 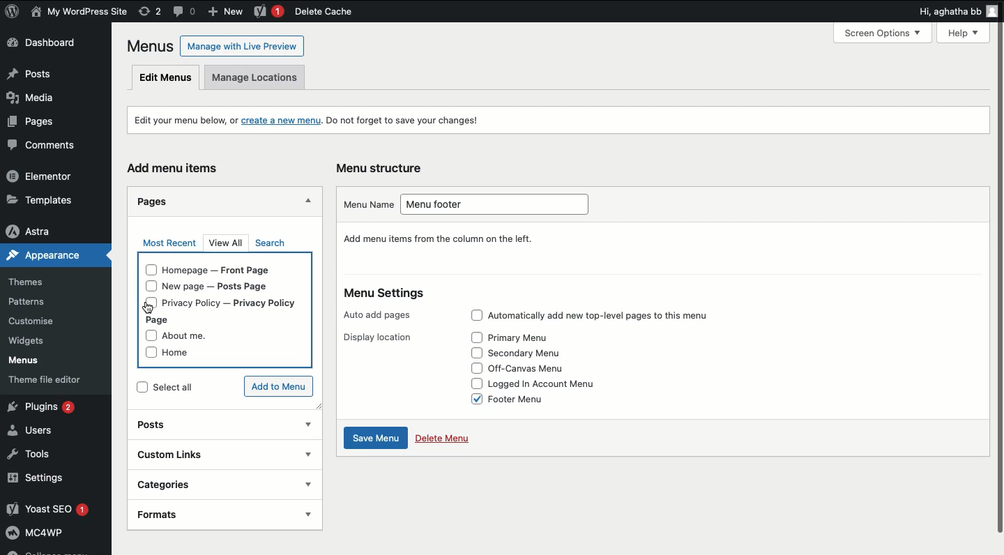 What do you see at coordinates (33, 362) in the screenshot?
I see `Menus` at bounding box center [33, 362].